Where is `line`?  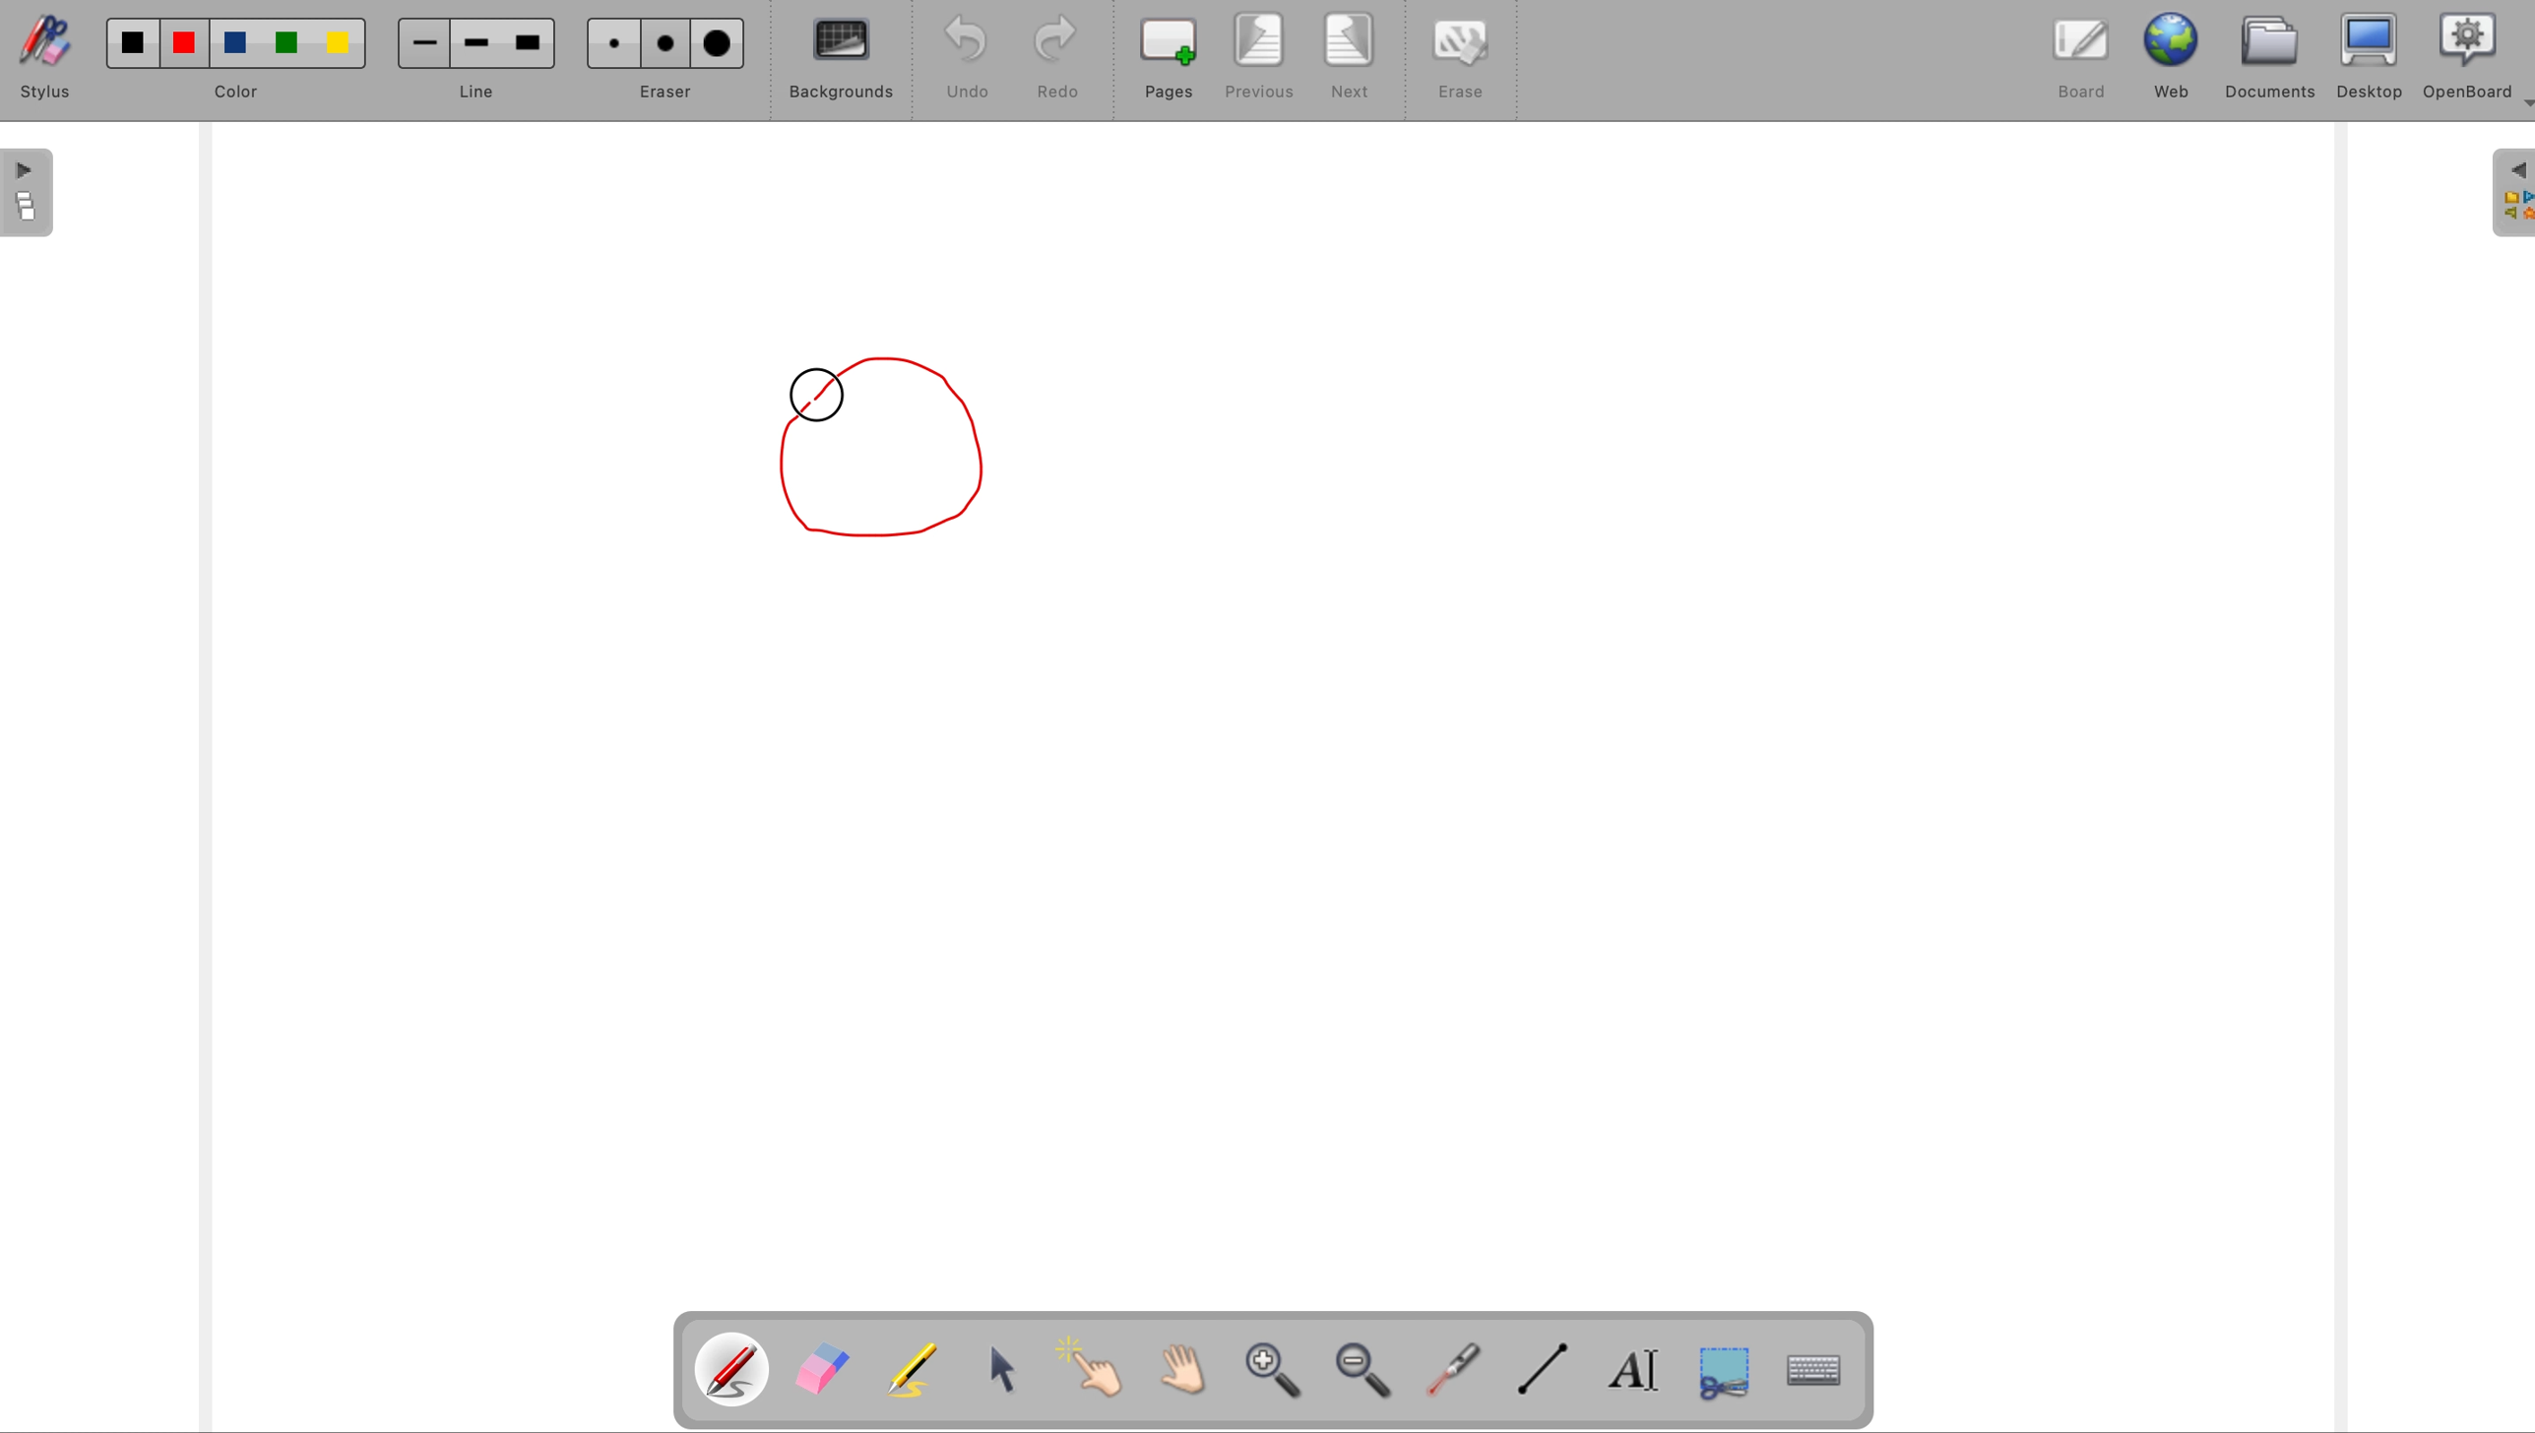
line is located at coordinates (472, 61).